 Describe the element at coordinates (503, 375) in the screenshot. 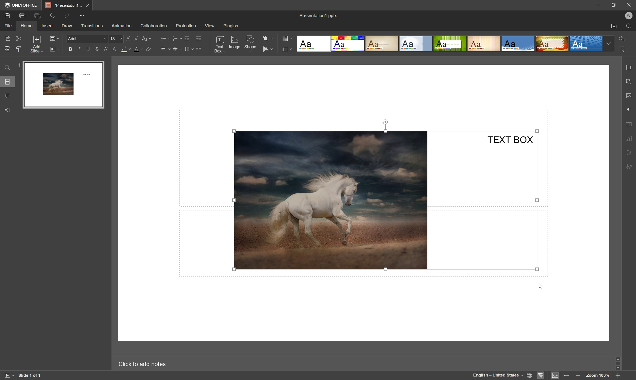

I see `set document language` at that location.